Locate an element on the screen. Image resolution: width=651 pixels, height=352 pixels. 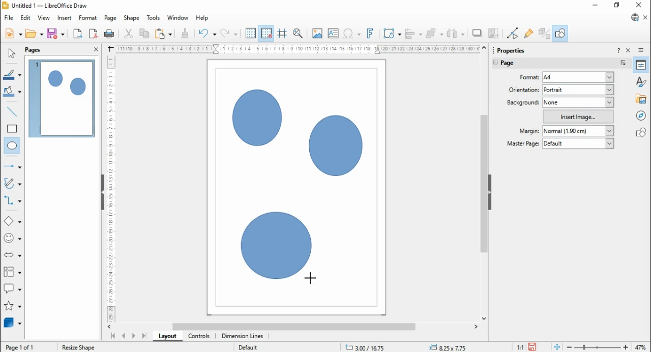
Cursor is located at coordinates (310, 279).